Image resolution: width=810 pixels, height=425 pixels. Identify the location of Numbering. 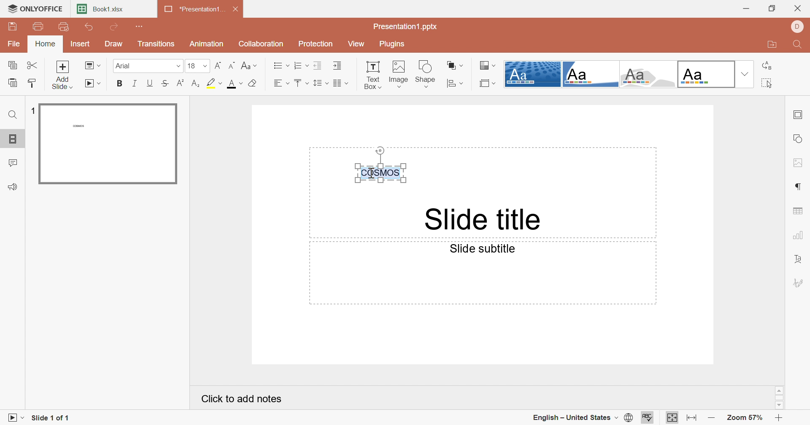
(300, 66).